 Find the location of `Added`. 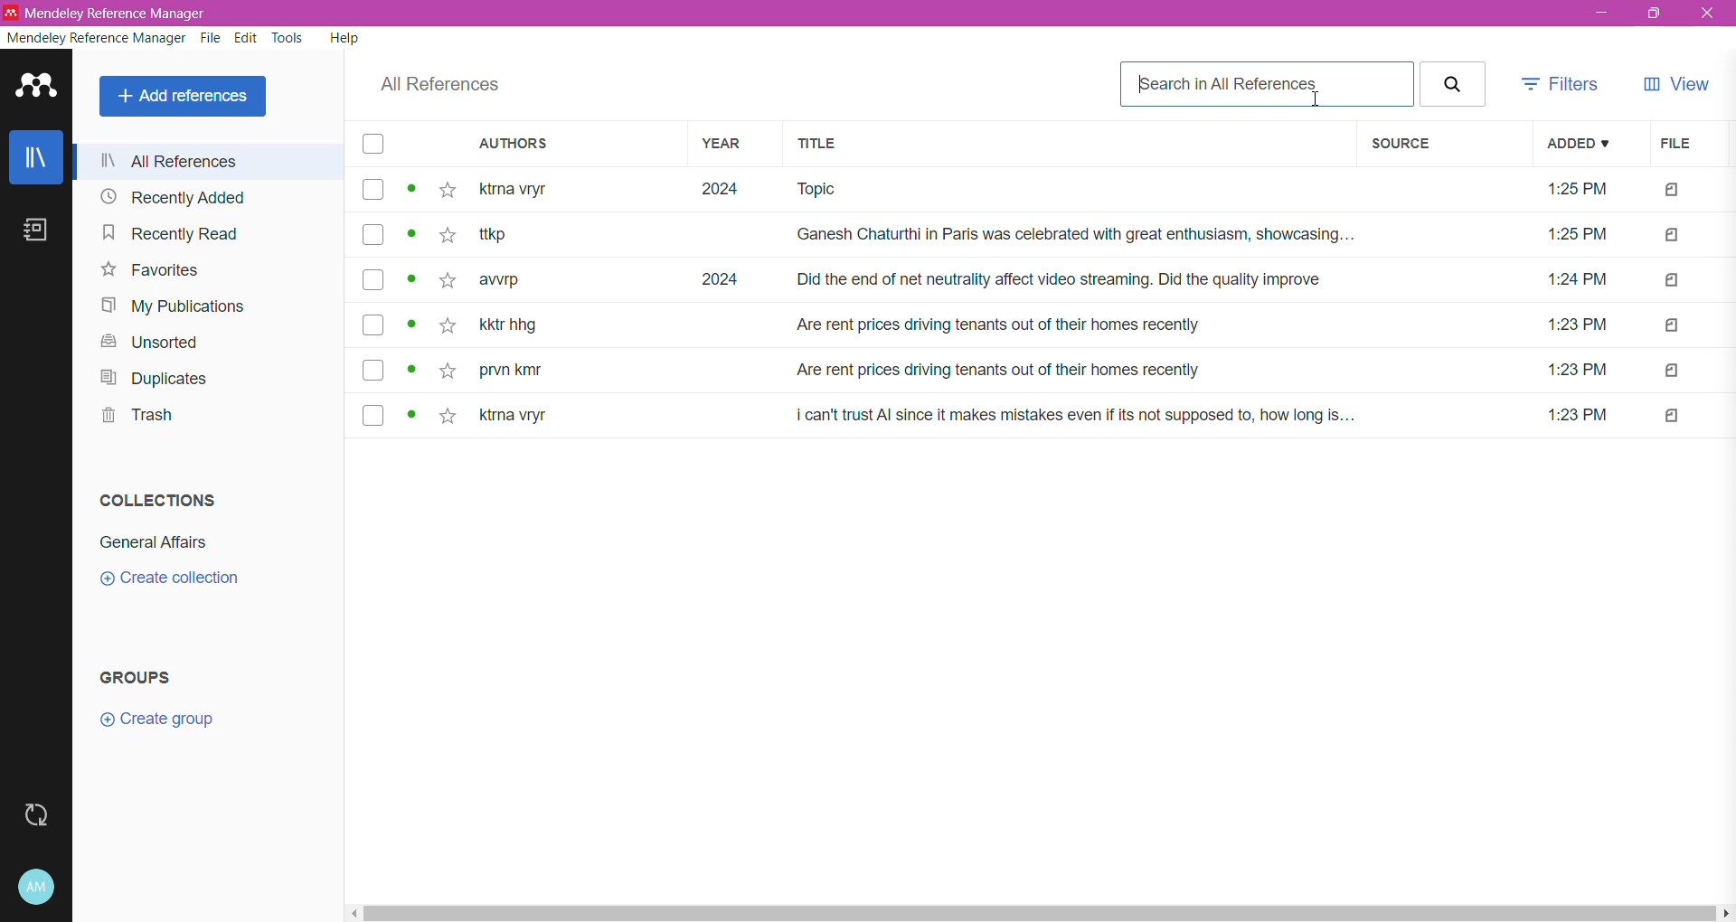

Added is located at coordinates (1579, 144).